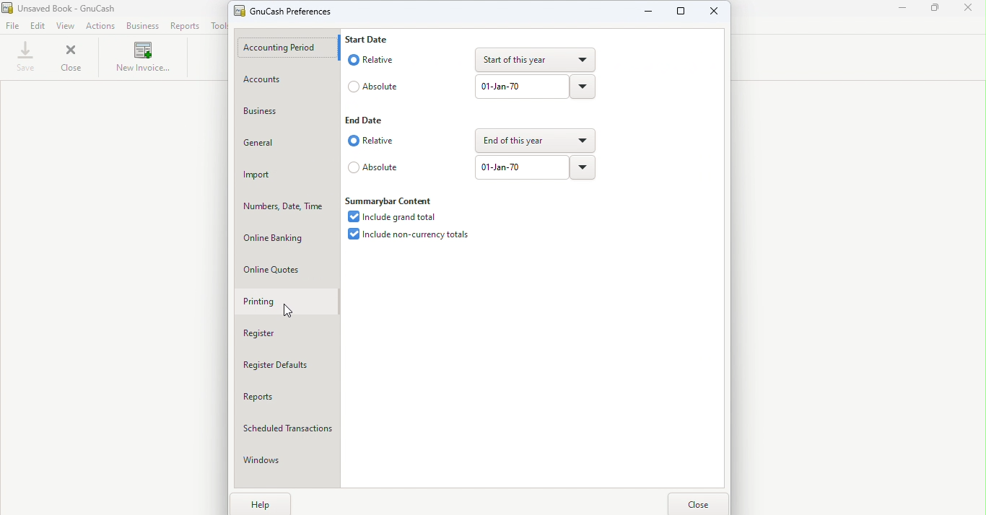 The height and width of the screenshot is (515, 986). Describe the element at coordinates (413, 234) in the screenshot. I see `Include non-currency totals` at that location.